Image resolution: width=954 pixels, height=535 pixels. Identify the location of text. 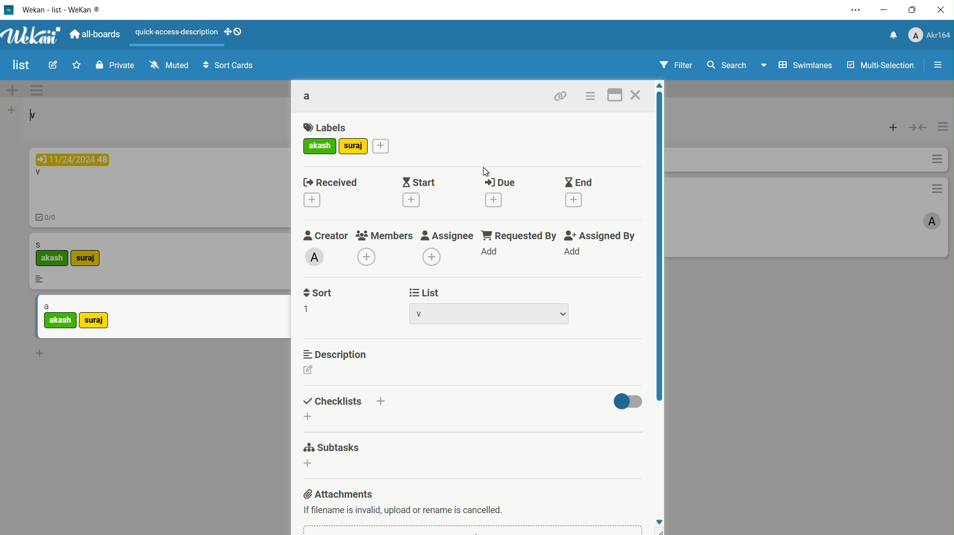
(404, 508).